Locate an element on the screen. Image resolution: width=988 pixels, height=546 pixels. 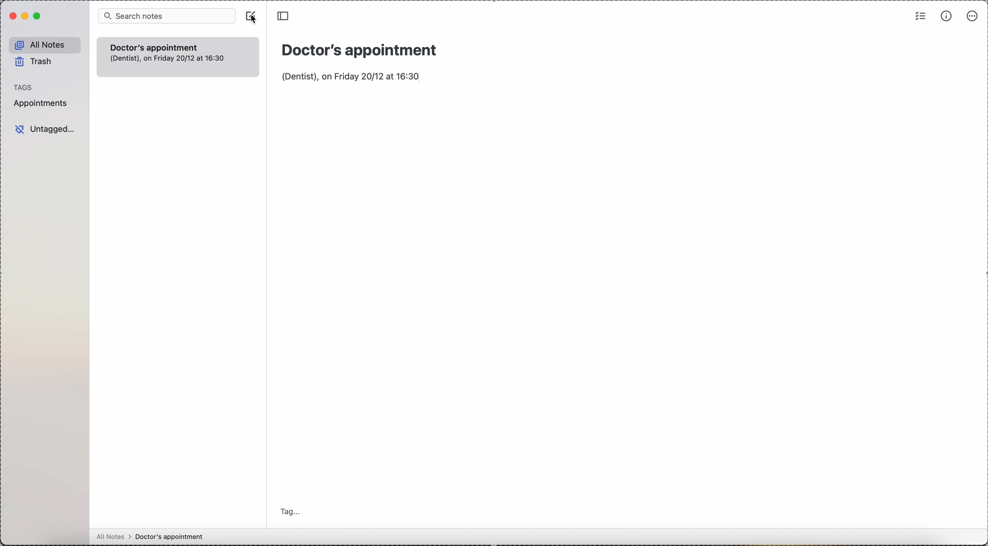
appointments tag is located at coordinates (43, 105).